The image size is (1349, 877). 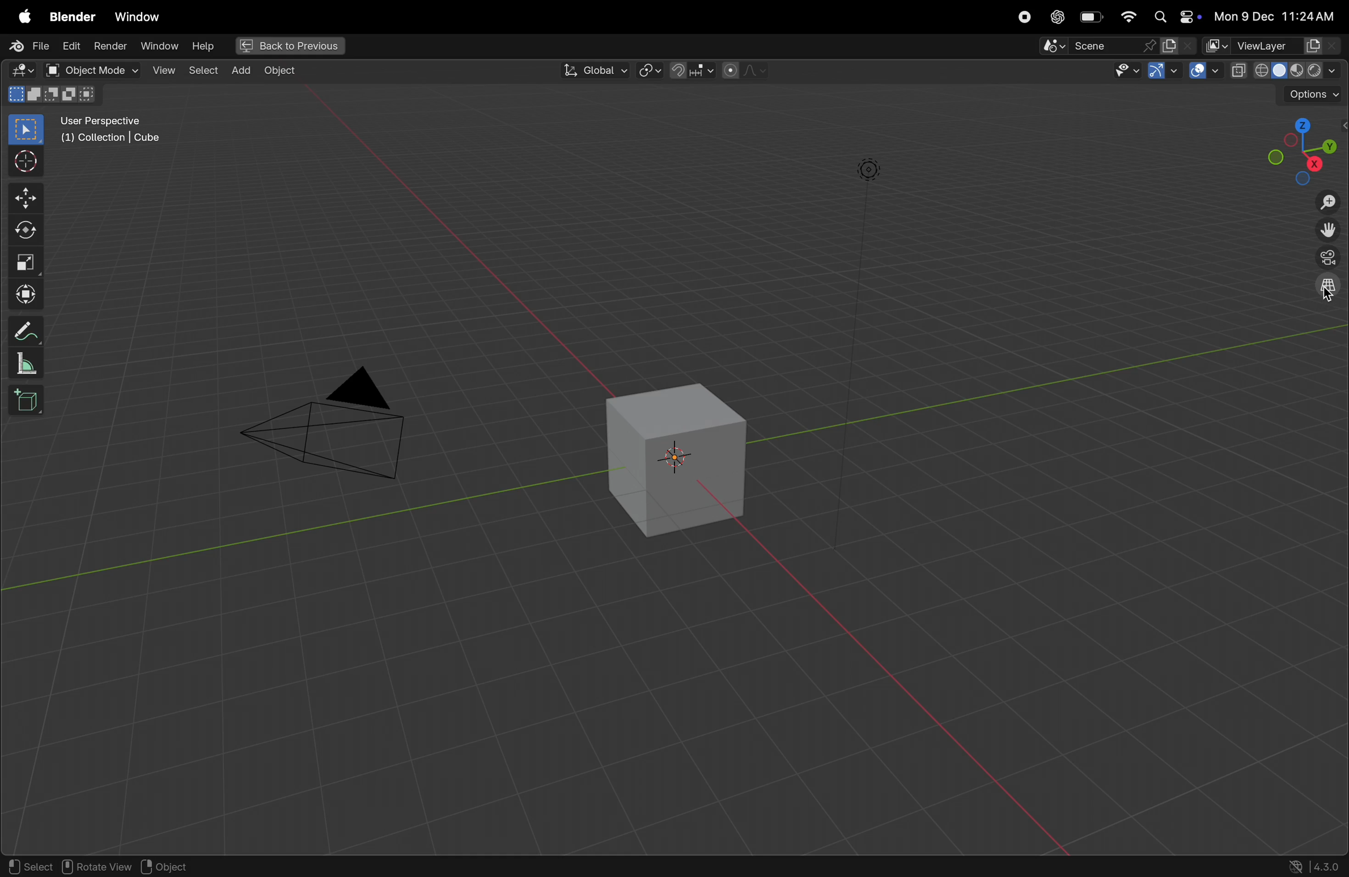 What do you see at coordinates (53, 95) in the screenshot?
I see `mode` at bounding box center [53, 95].